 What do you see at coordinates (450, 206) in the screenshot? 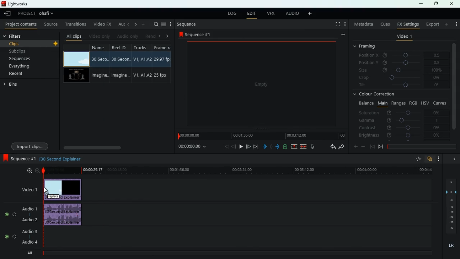
I see `frames` at bounding box center [450, 206].